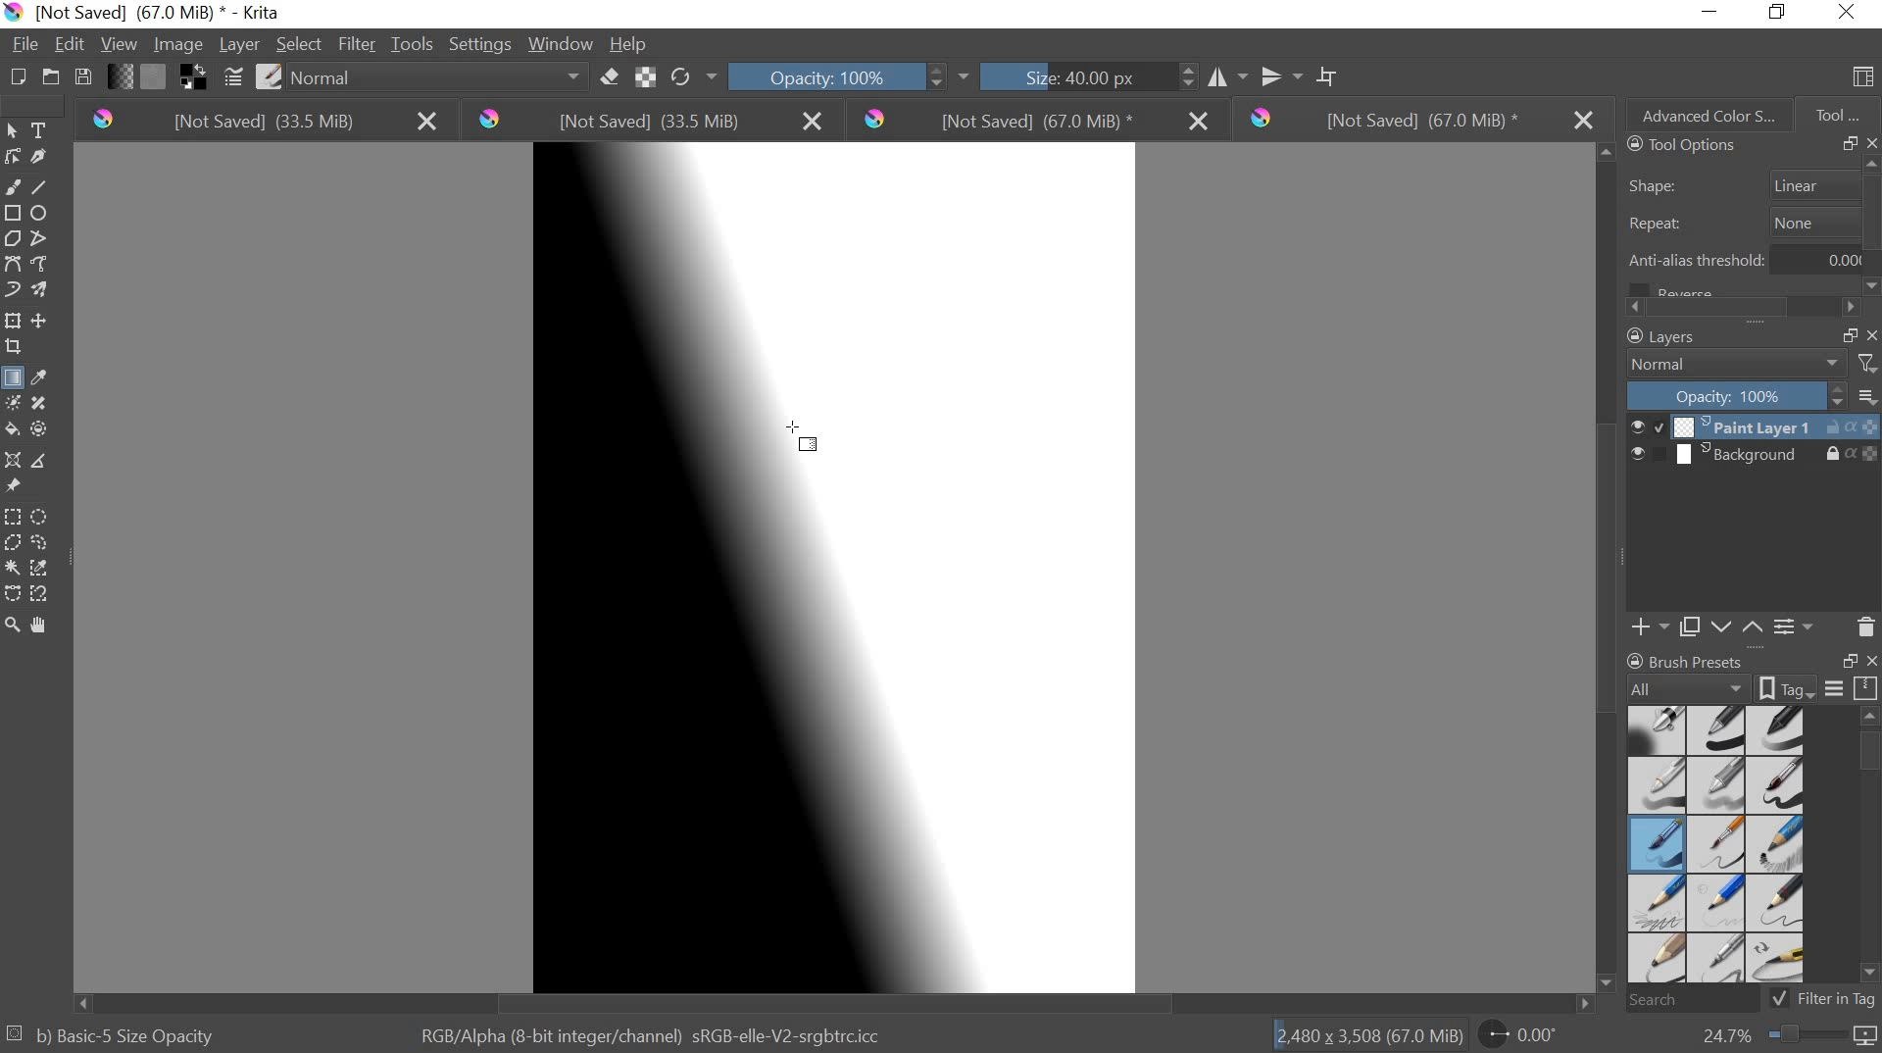 The height and width of the screenshot is (1053, 1882). Describe the element at coordinates (46, 623) in the screenshot. I see `pan` at that location.